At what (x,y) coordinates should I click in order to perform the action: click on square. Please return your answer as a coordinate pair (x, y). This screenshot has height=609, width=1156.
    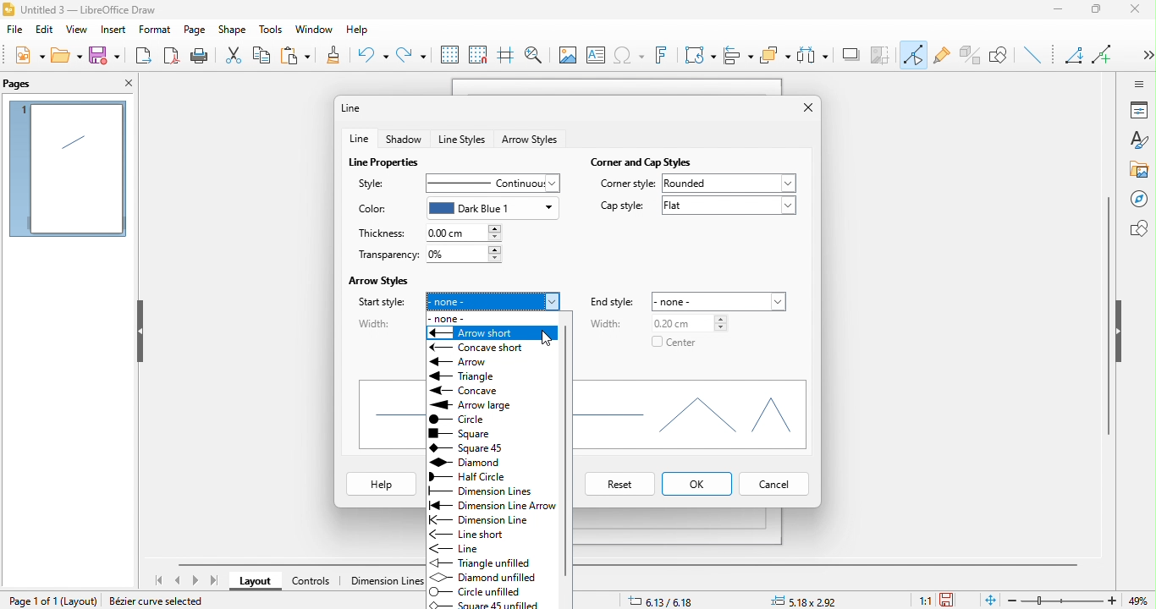
    Looking at the image, I should click on (471, 446).